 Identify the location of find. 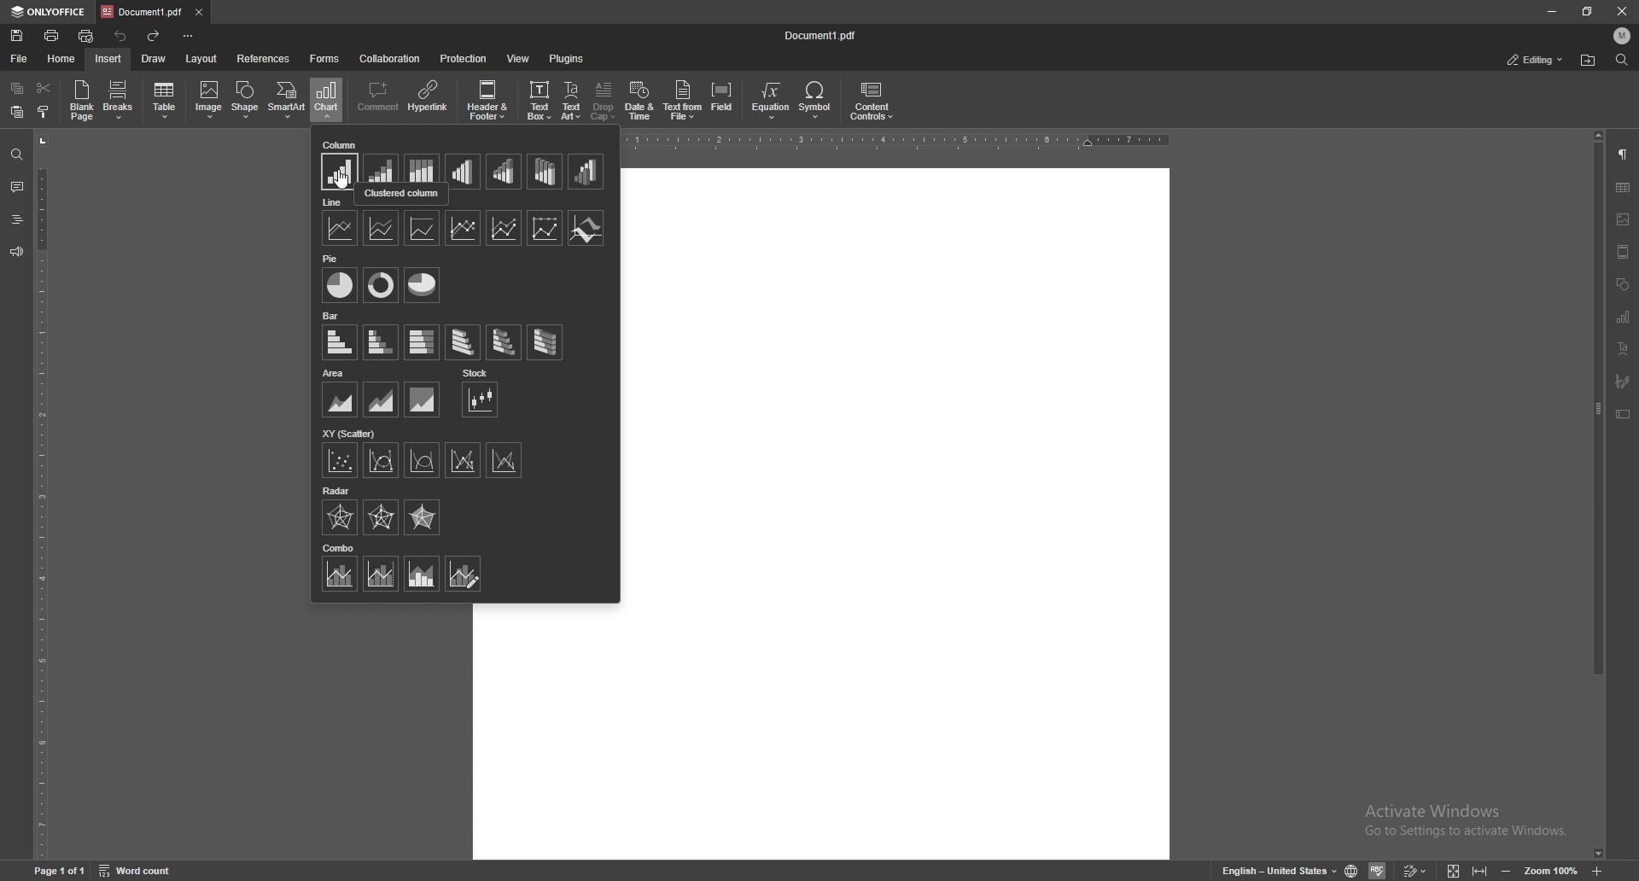
(1623, 61).